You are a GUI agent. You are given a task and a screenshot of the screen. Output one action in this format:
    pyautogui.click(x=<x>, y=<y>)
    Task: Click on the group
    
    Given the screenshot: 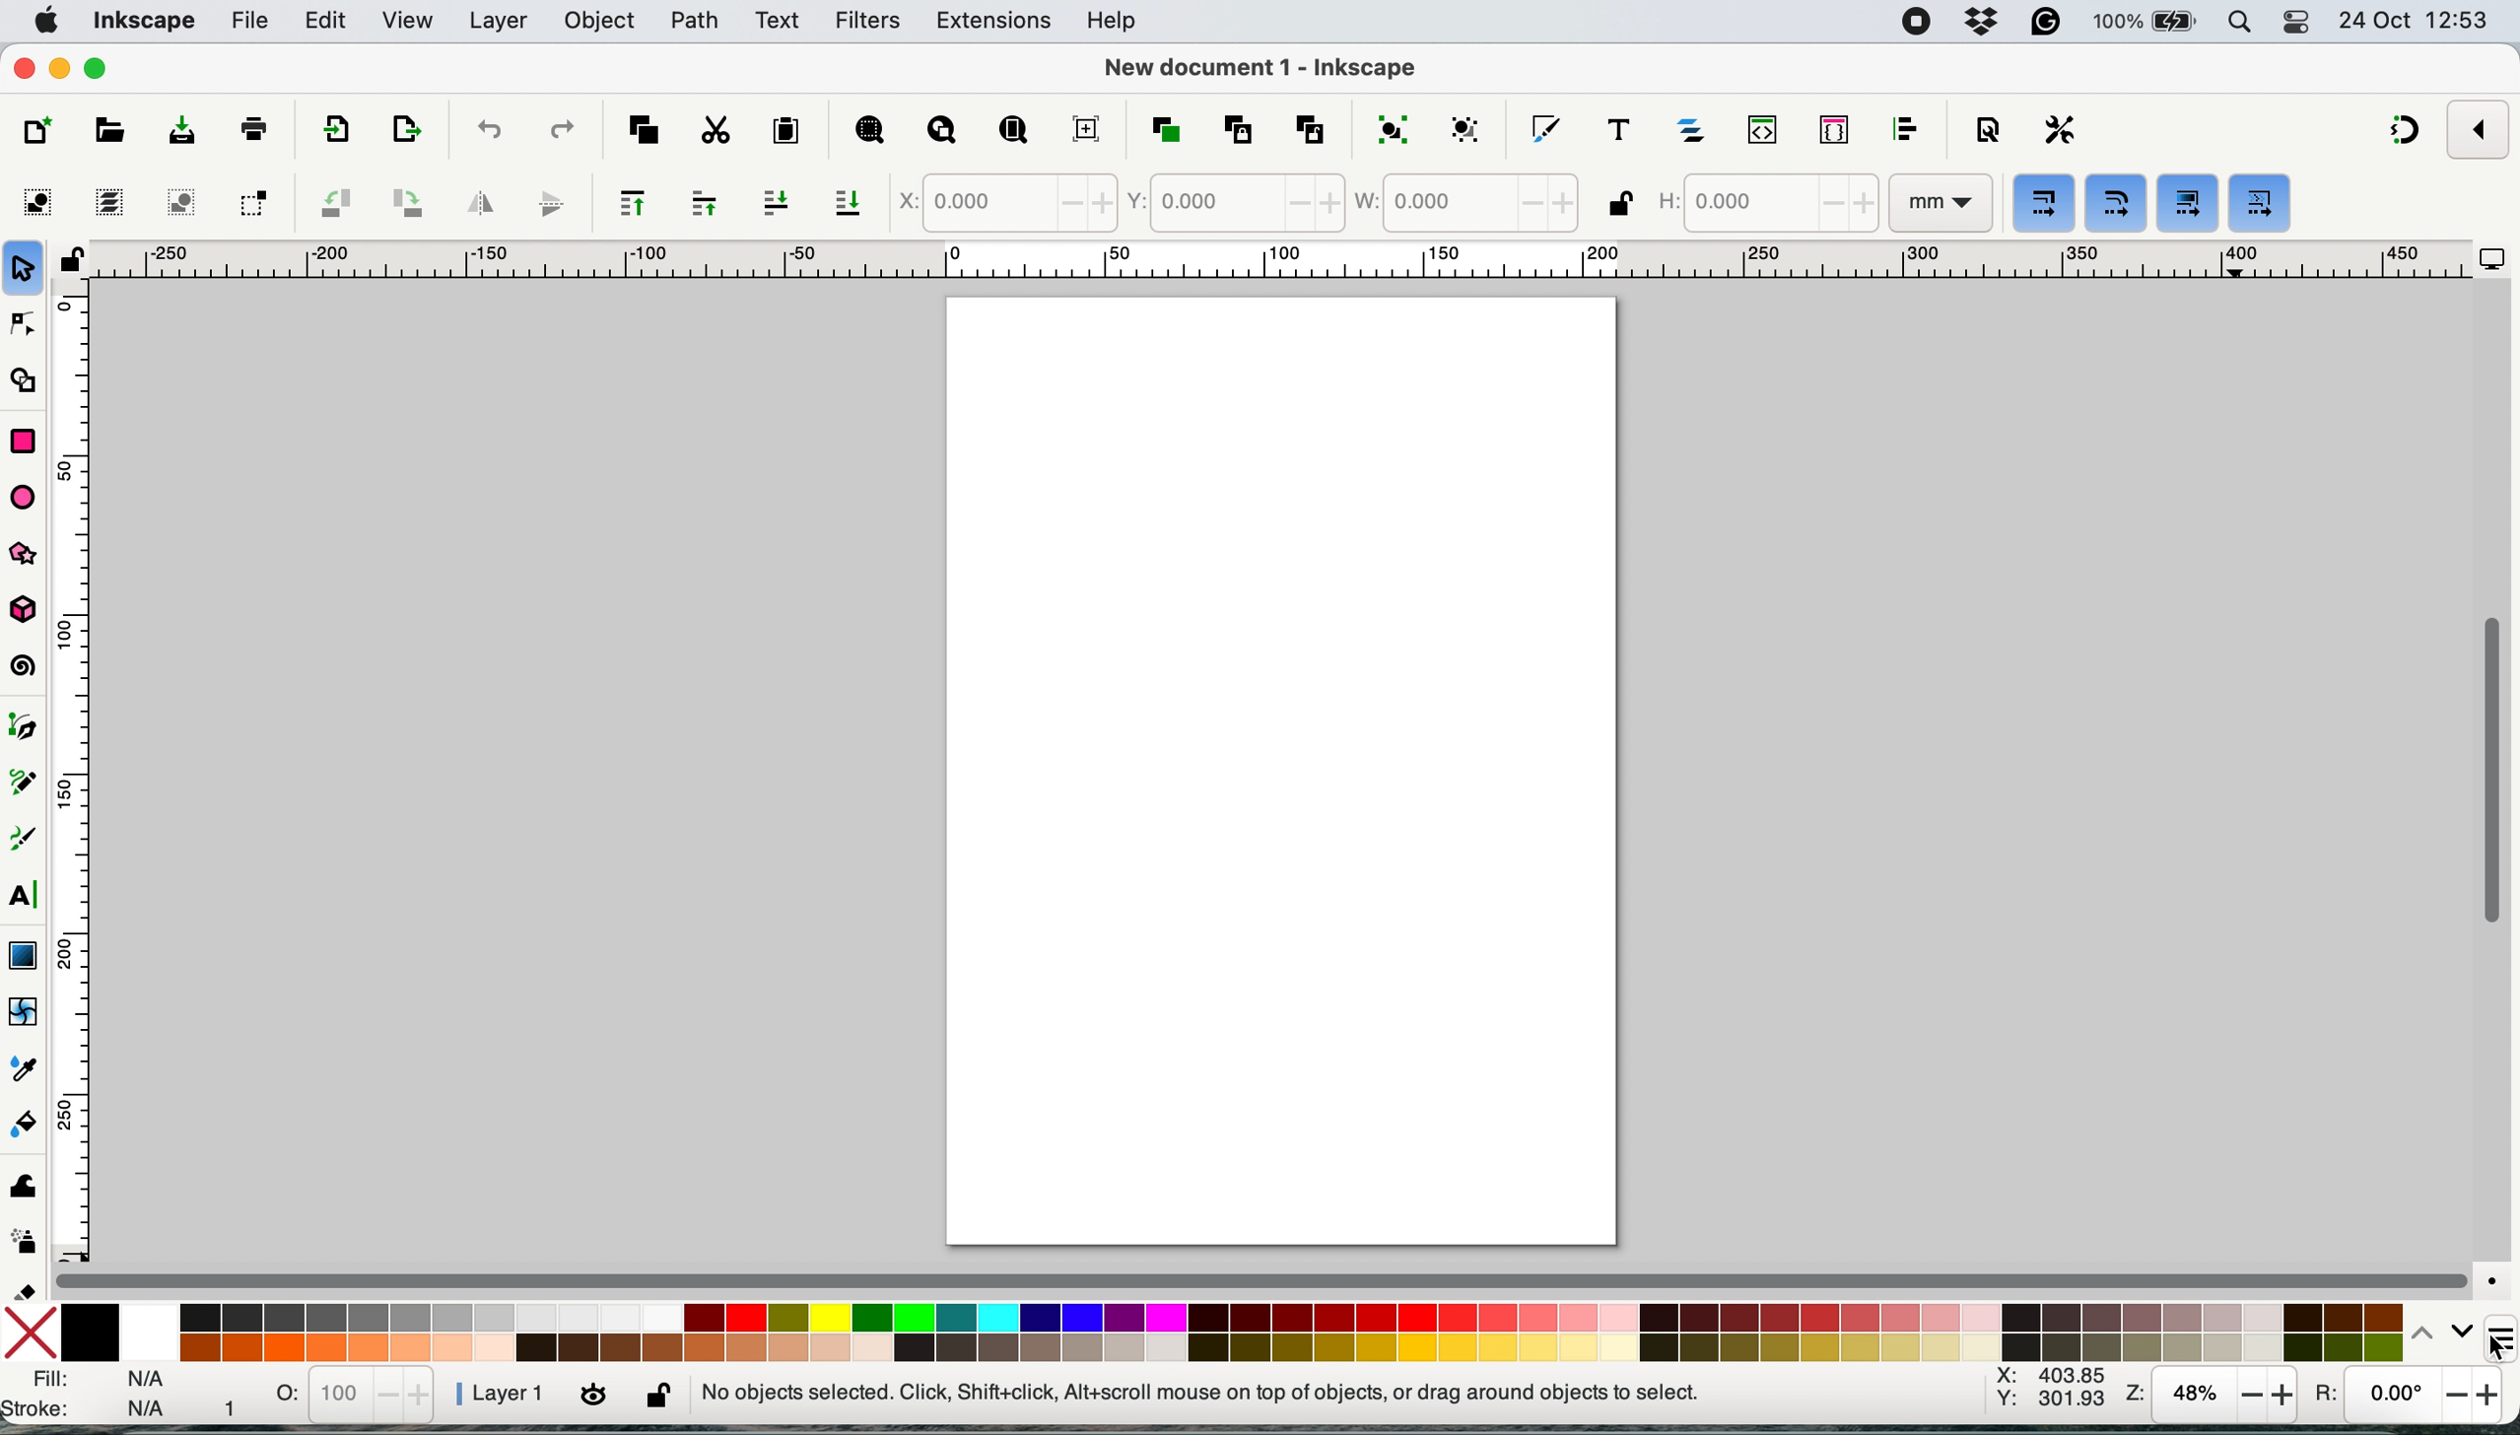 What is the action you would take?
    pyautogui.click(x=1390, y=127)
    